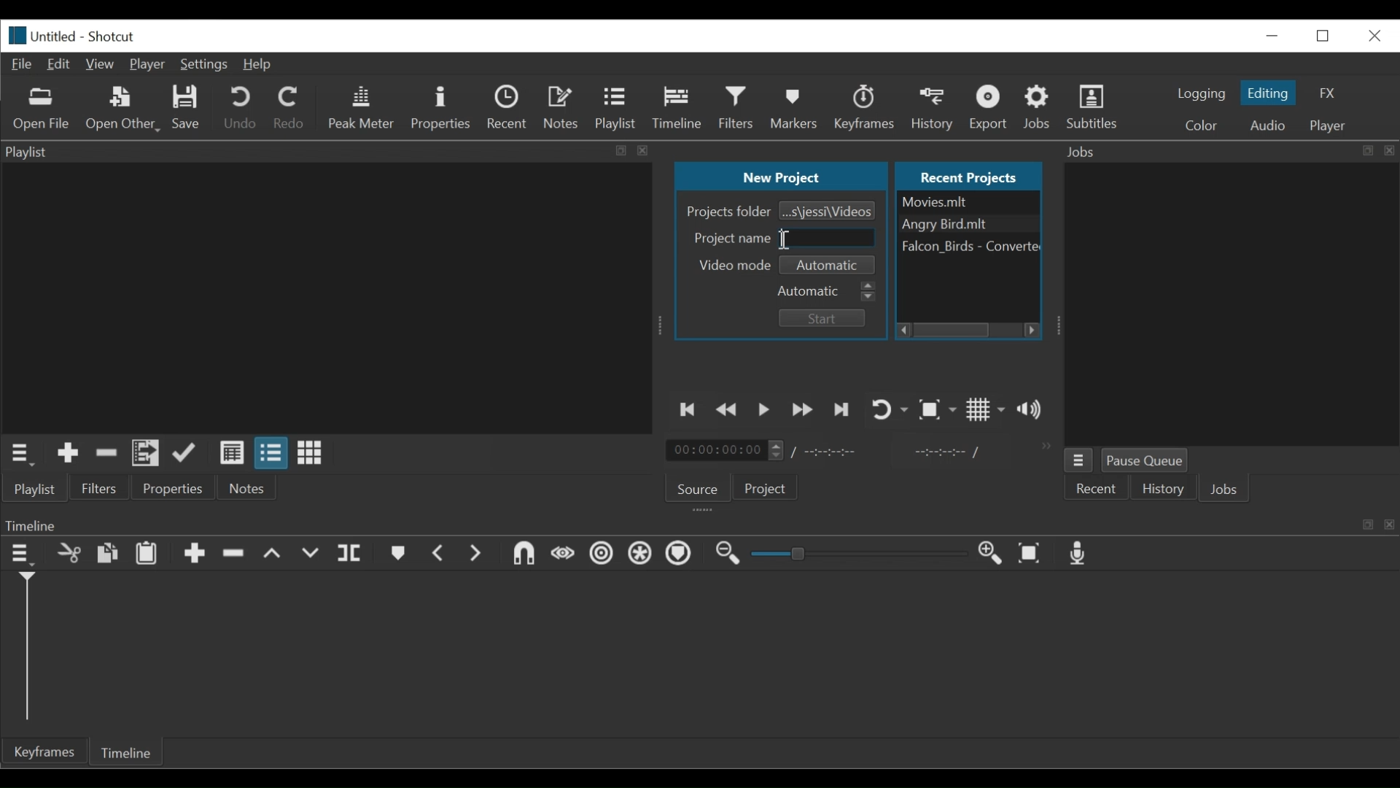  I want to click on Toggle play or pause, so click(764, 412).